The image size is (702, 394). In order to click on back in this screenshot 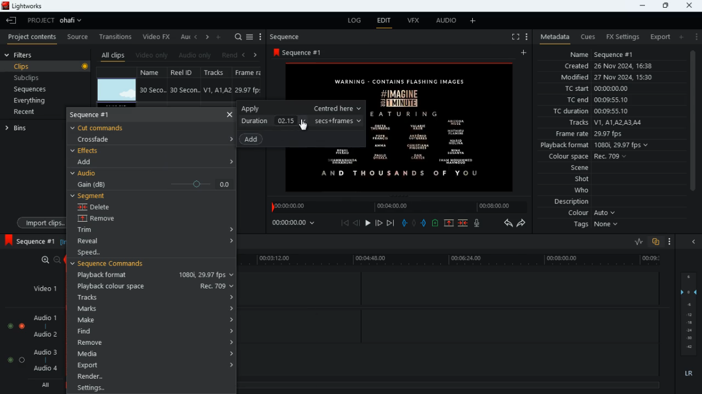, I will do `click(356, 223)`.